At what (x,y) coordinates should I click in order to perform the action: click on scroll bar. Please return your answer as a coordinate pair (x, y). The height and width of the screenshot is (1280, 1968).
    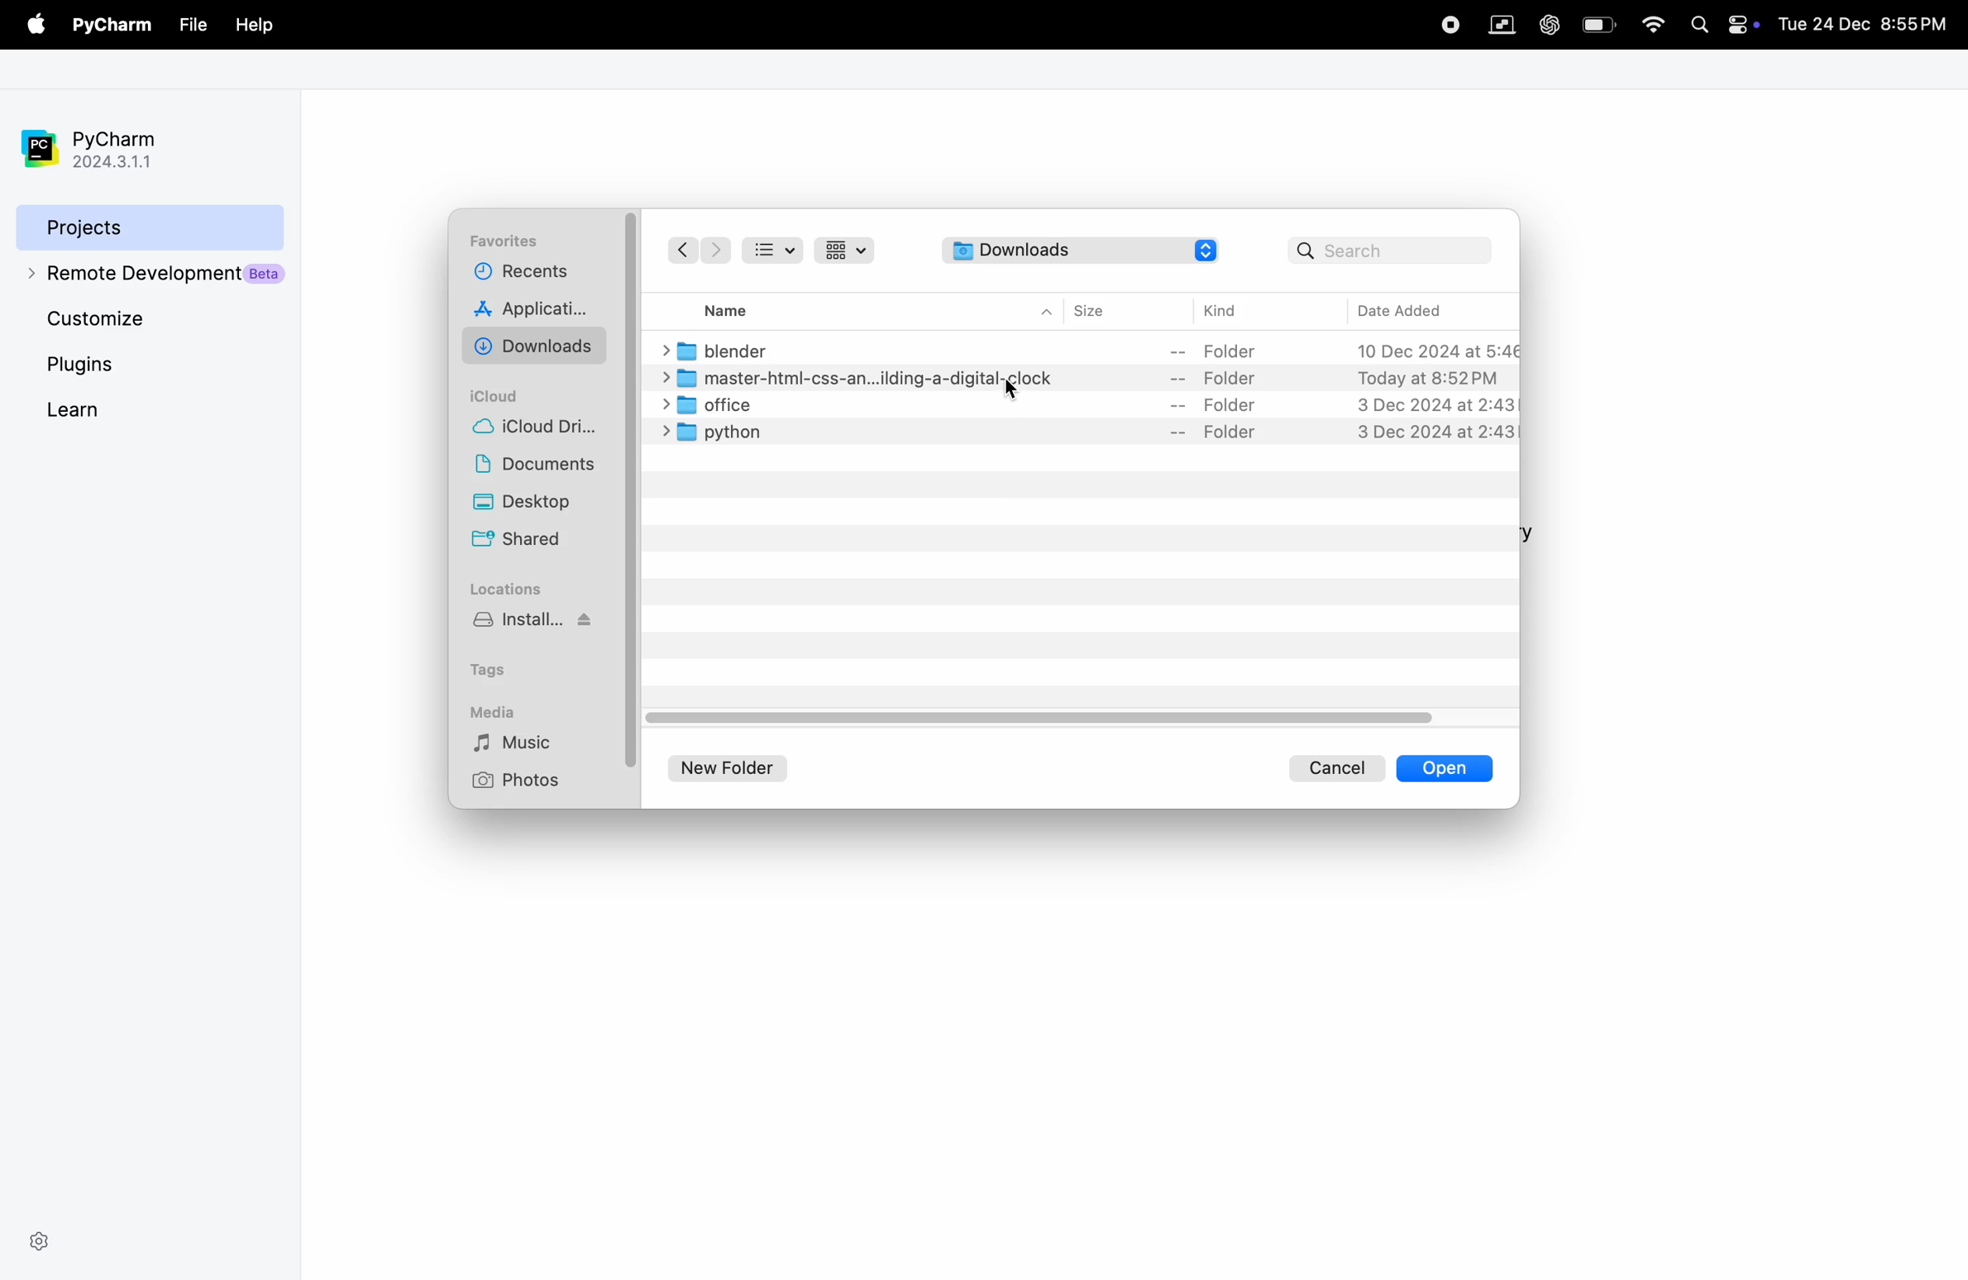
    Looking at the image, I should click on (631, 484).